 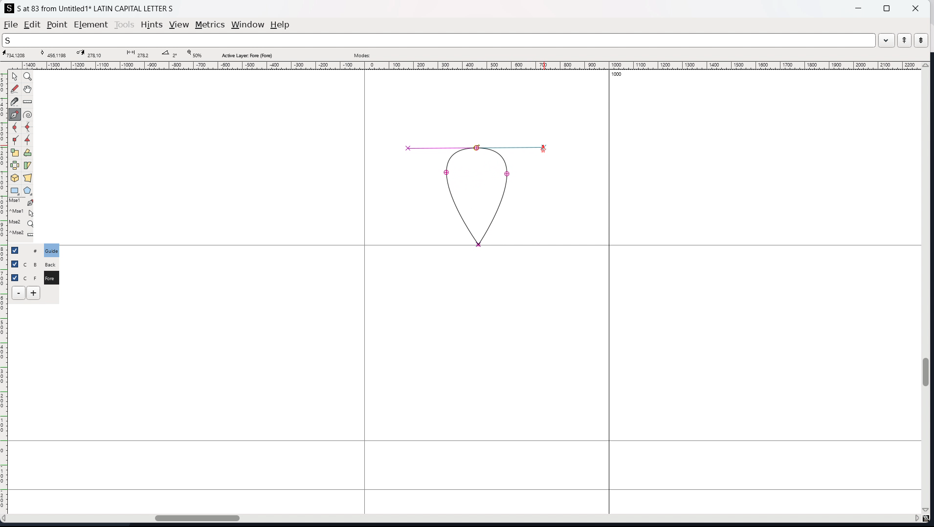 What do you see at coordinates (28, 102) in the screenshot?
I see `measure distance, angle between two points` at bounding box center [28, 102].